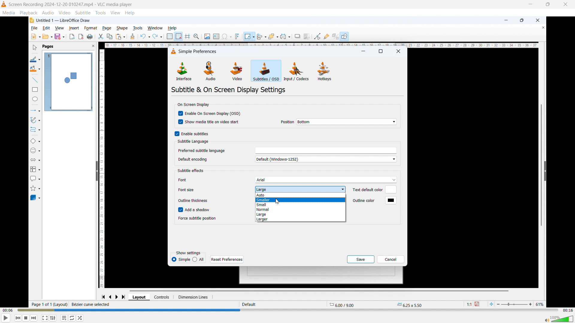 Image resolution: width=575 pixels, height=323 pixels. I want to click on small , so click(300, 205).